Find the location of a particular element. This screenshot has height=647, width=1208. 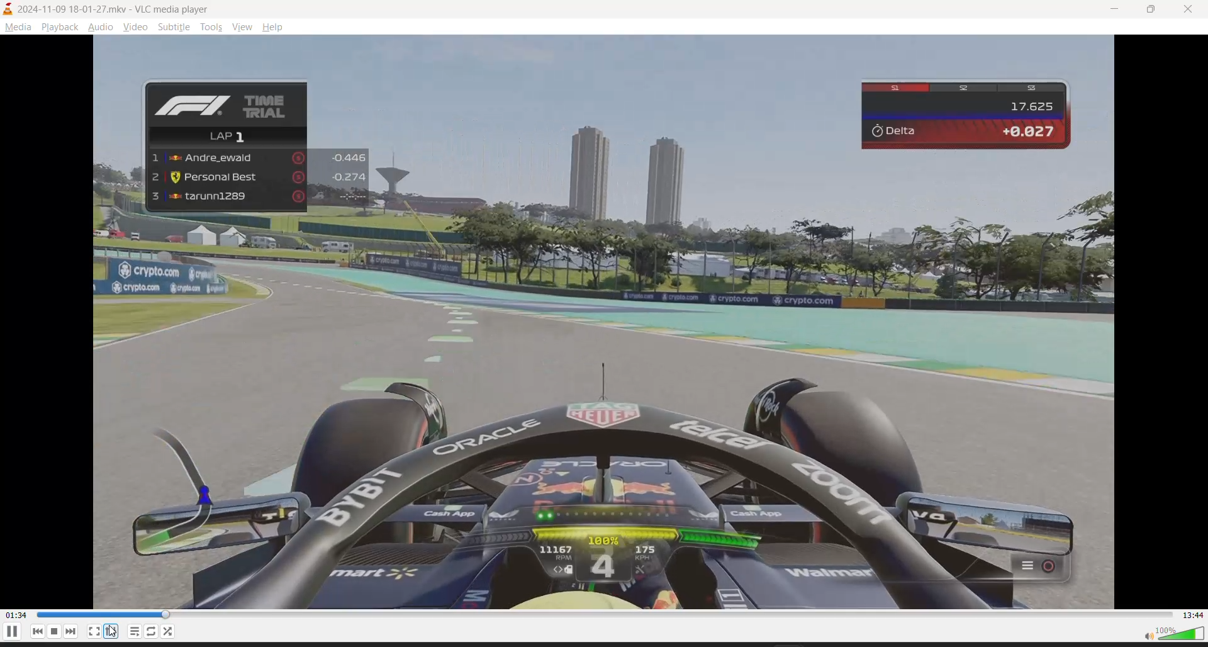

video is located at coordinates (132, 27).